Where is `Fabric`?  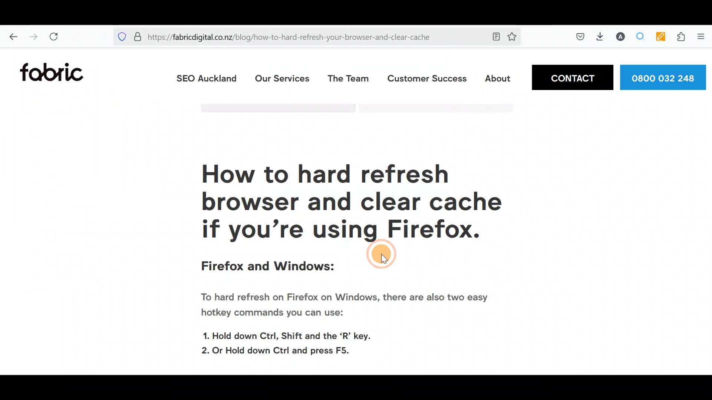 Fabric is located at coordinates (55, 72).